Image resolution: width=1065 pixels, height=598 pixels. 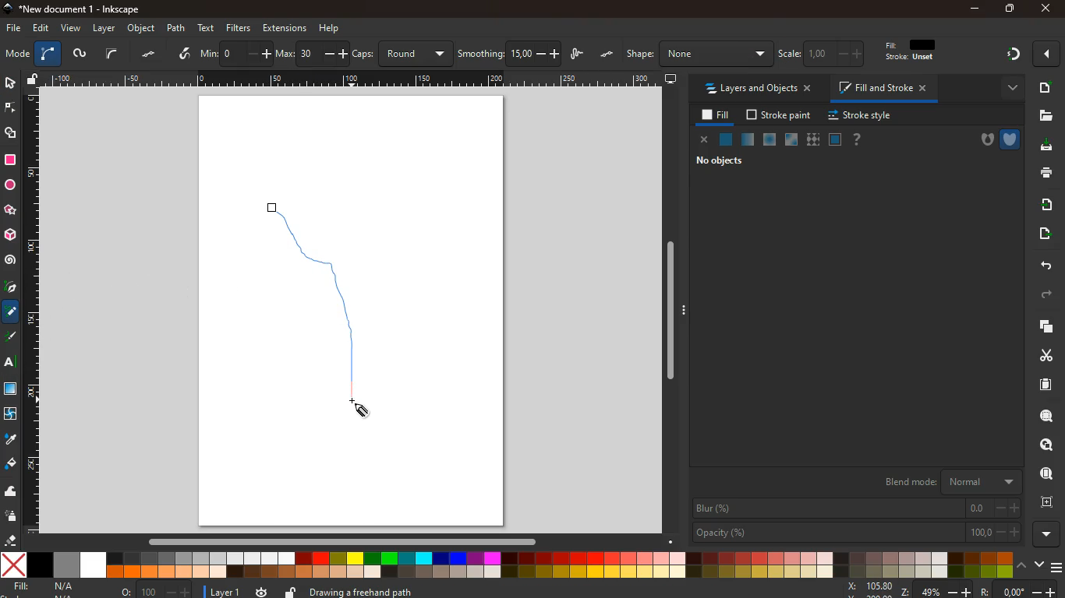 What do you see at coordinates (1042, 265) in the screenshot?
I see `back` at bounding box center [1042, 265].